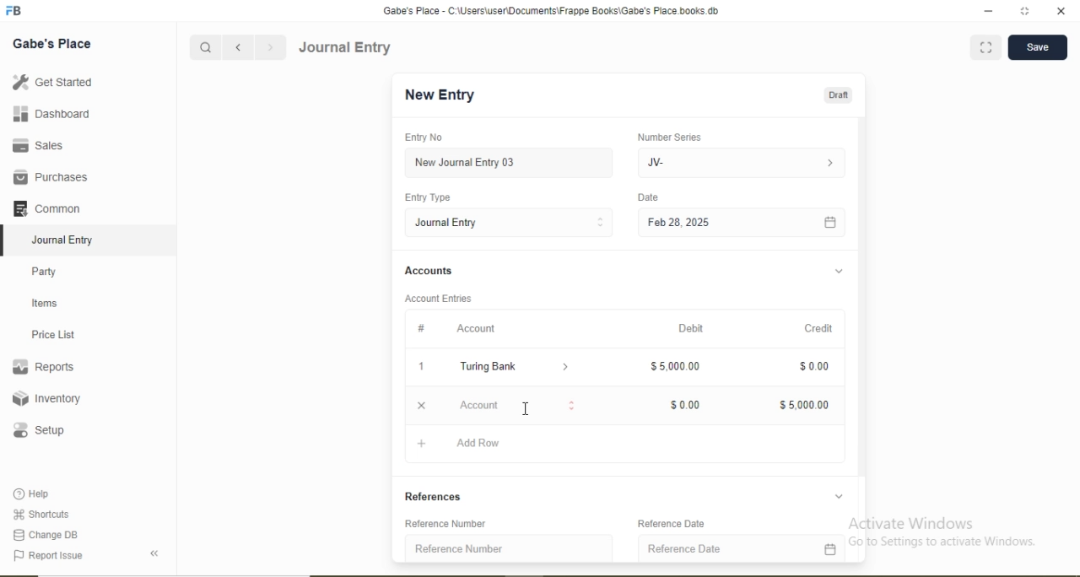 The height and width of the screenshot is (577, 1080). What do you see at coordinates (446, 523) in the screenshot?
I see `Reference Number` at bounding box center [446, 523].